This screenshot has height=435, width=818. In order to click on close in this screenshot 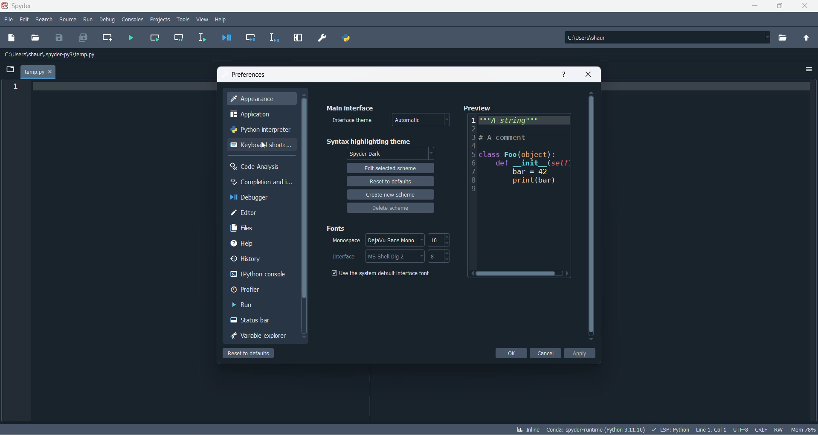, I will do `click(589, 75)`.